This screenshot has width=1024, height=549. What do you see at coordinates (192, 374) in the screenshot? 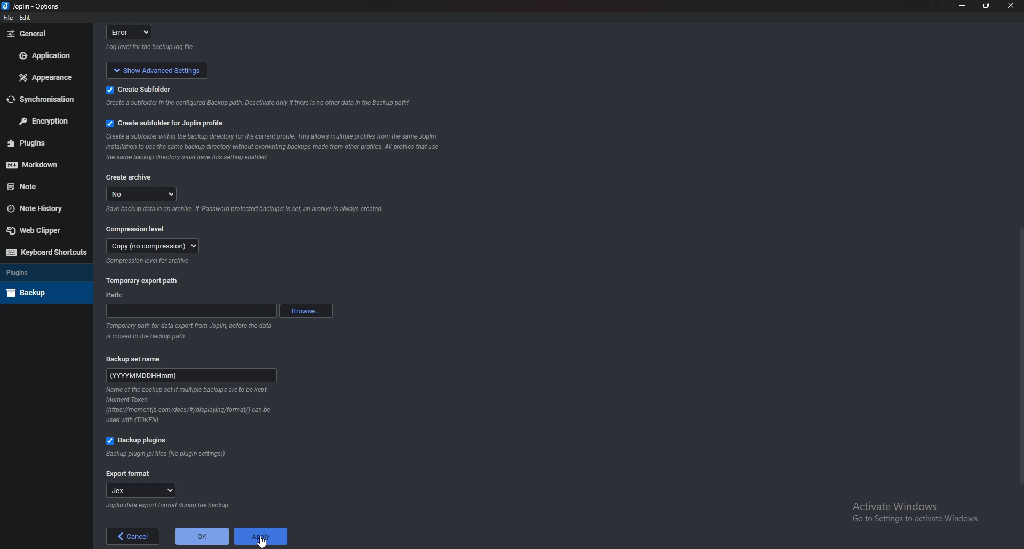
I see `name` at bounding box center [192, 374].